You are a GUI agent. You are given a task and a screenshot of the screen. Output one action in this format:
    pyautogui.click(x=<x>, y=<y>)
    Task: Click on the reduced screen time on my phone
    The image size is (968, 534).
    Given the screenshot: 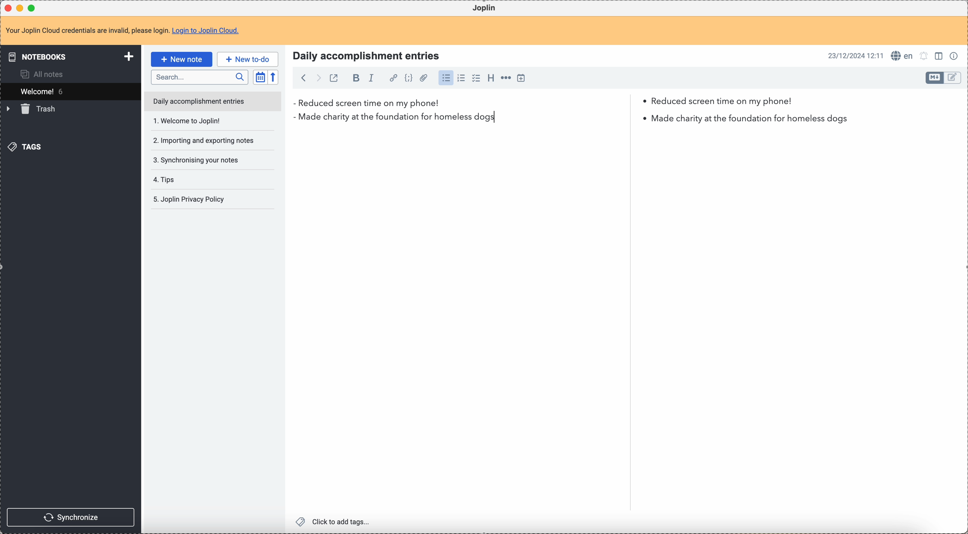 What is the action you would take?
    pyautogui.click(x=543, y=103)
    